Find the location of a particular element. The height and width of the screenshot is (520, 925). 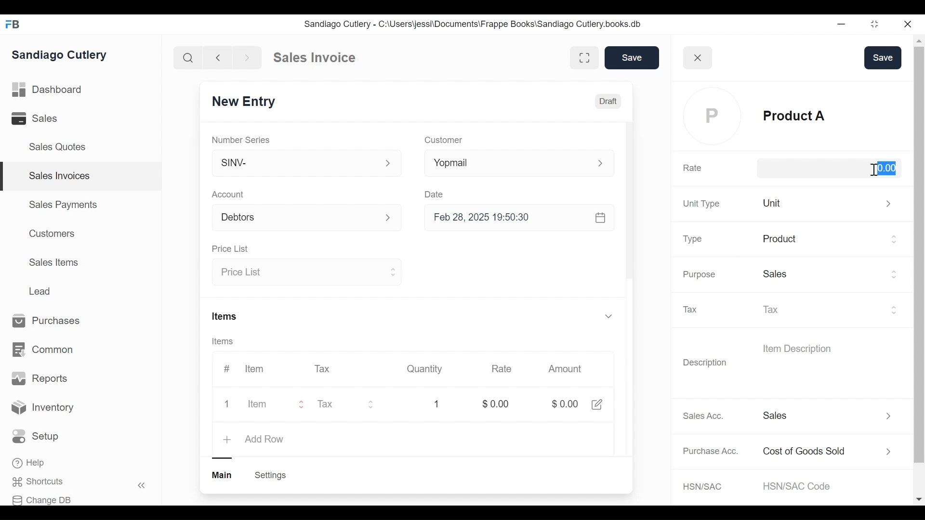

Setup is located at coordinates (36, 436).